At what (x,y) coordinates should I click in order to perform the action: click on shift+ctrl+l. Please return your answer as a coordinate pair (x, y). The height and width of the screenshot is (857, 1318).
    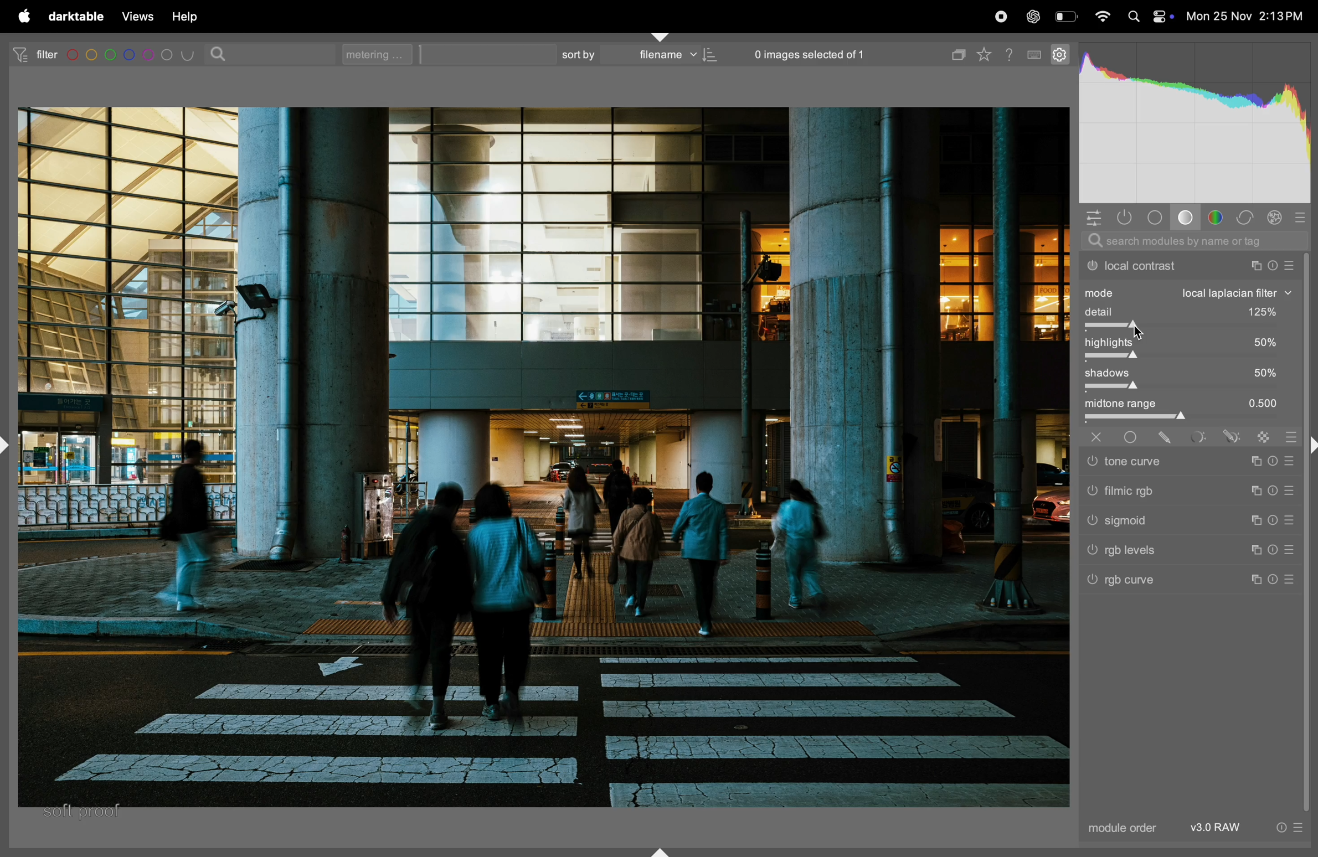
    Looking at the image, I should click on (9, 443).